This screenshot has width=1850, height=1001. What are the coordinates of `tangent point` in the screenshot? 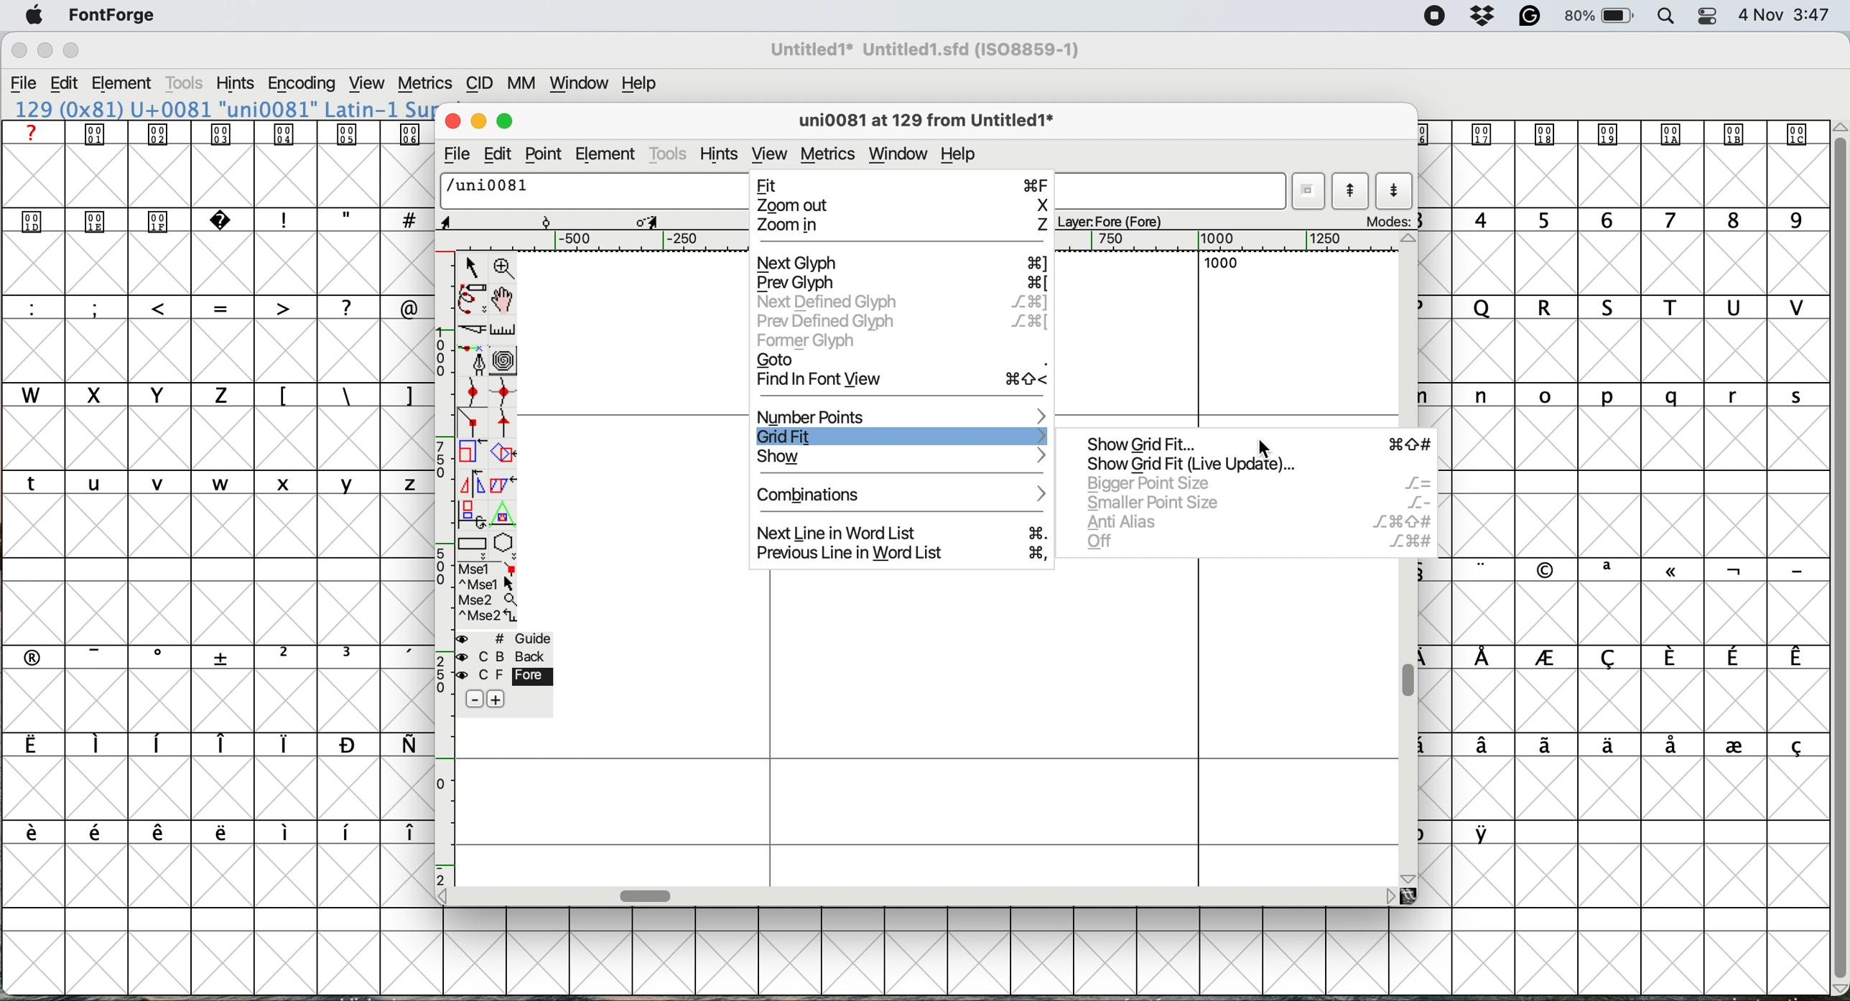 It's located at (506, 427).